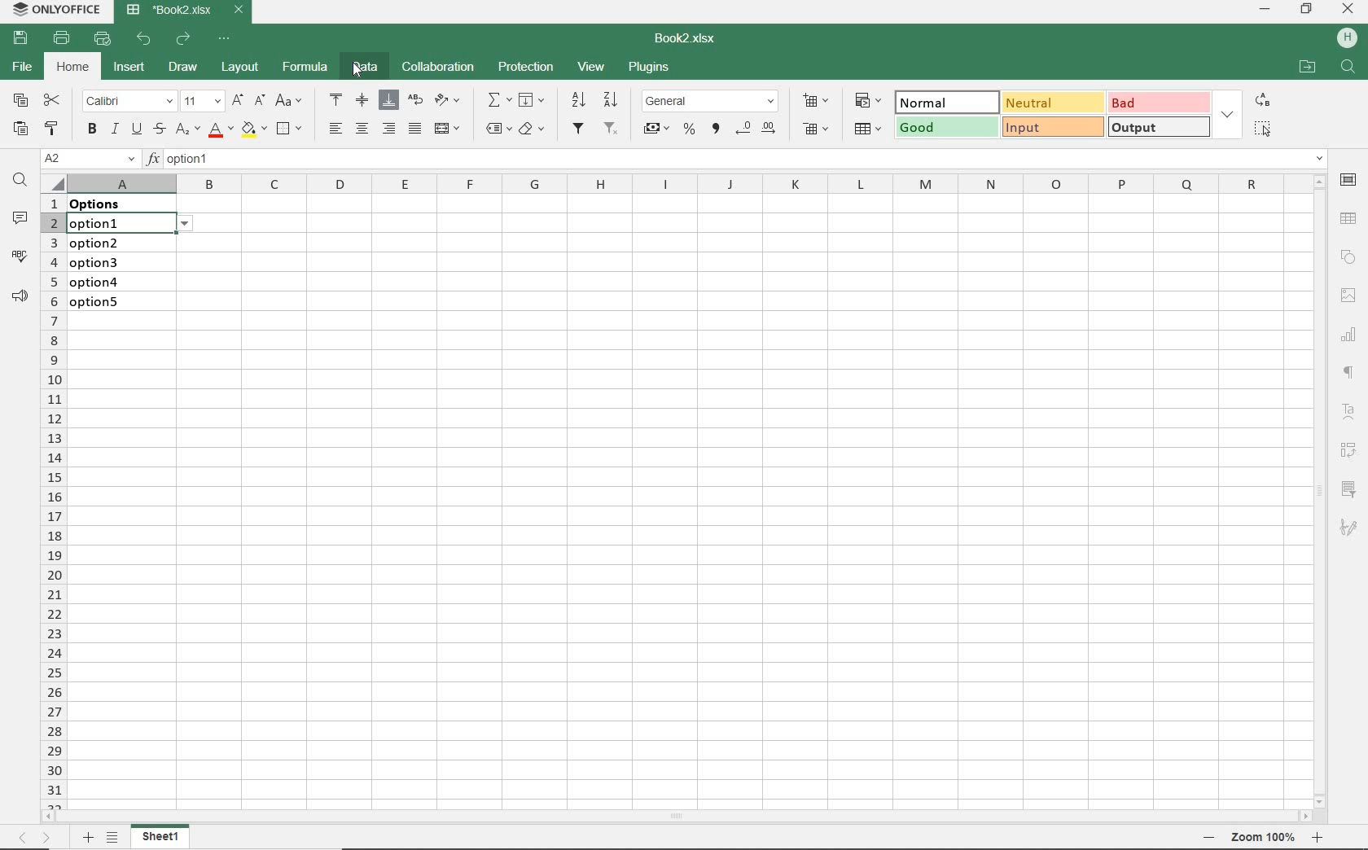 The width and height of the screenshot is (1368, 850). Describe the element at coordinates (614, 129) in the screenshot. I see `REMOVE FILTER` at that location.